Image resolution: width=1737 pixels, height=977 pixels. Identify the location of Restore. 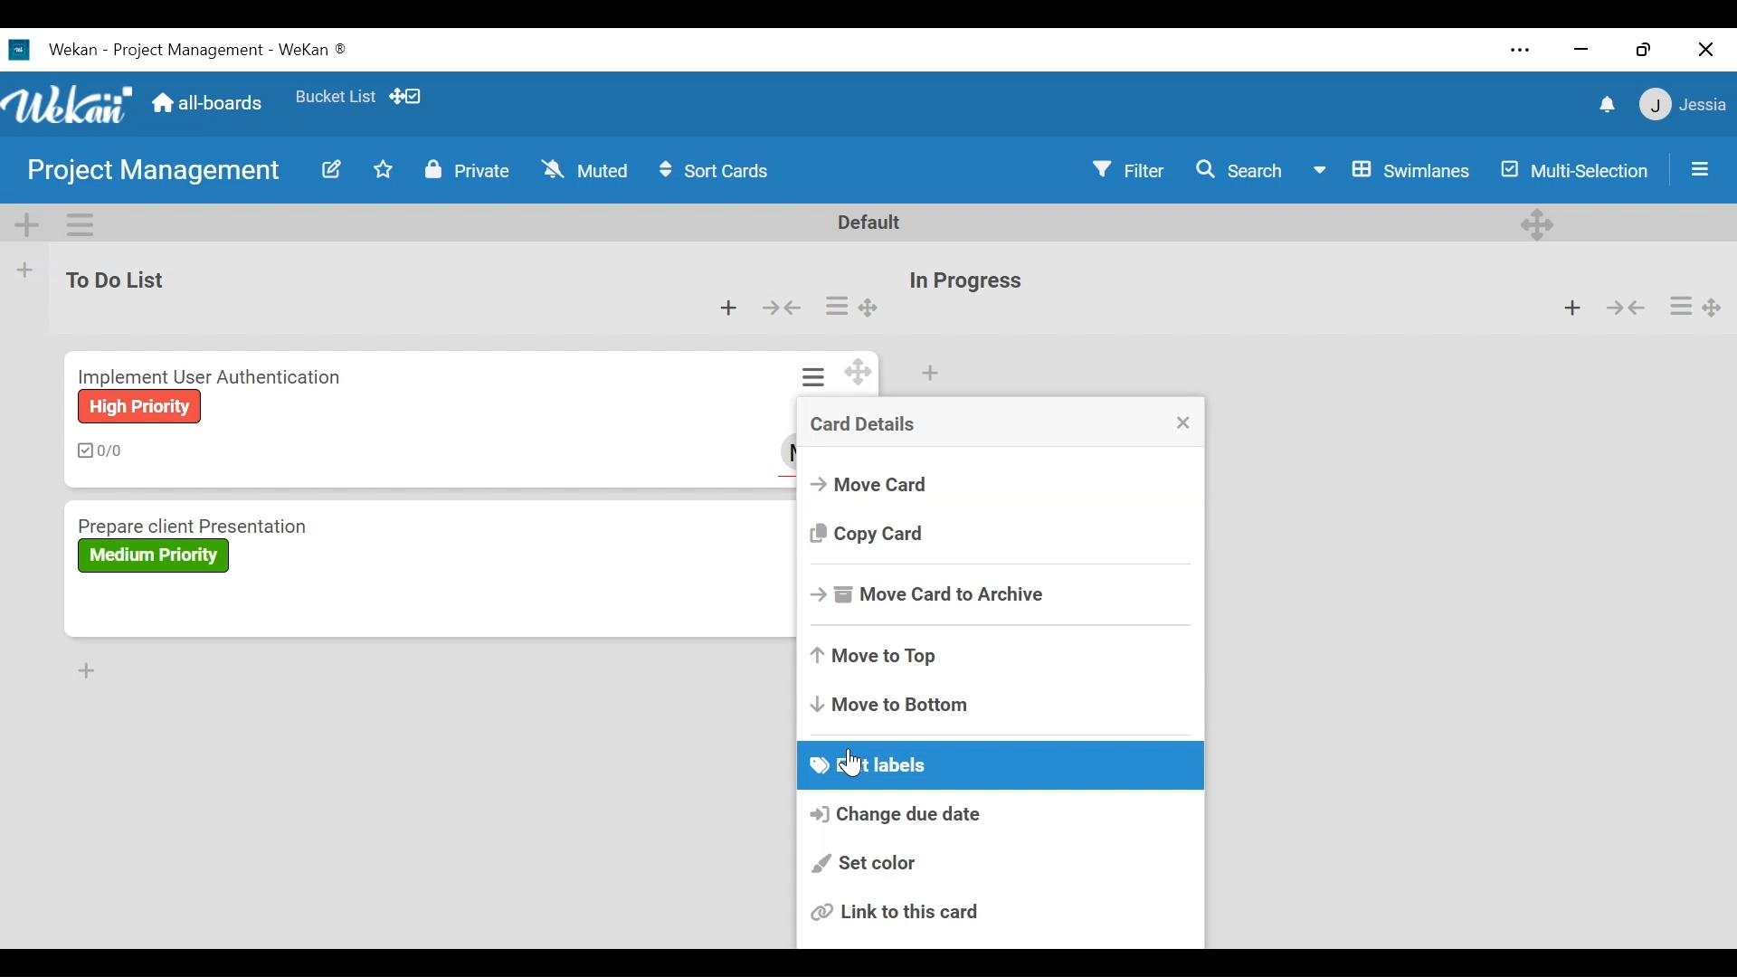
(1646, 49).